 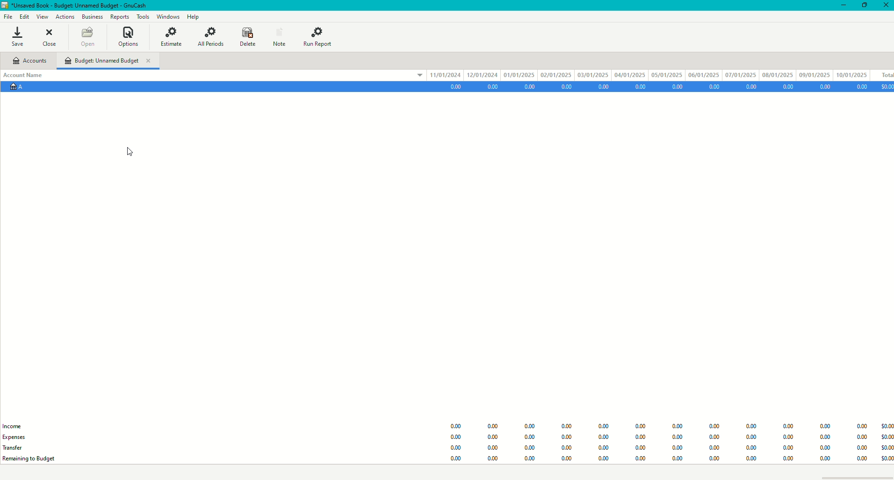 What do you see at coordinates (34, 60) in the screenshot?
I see `Accounts` at bounding box center [34, 60].